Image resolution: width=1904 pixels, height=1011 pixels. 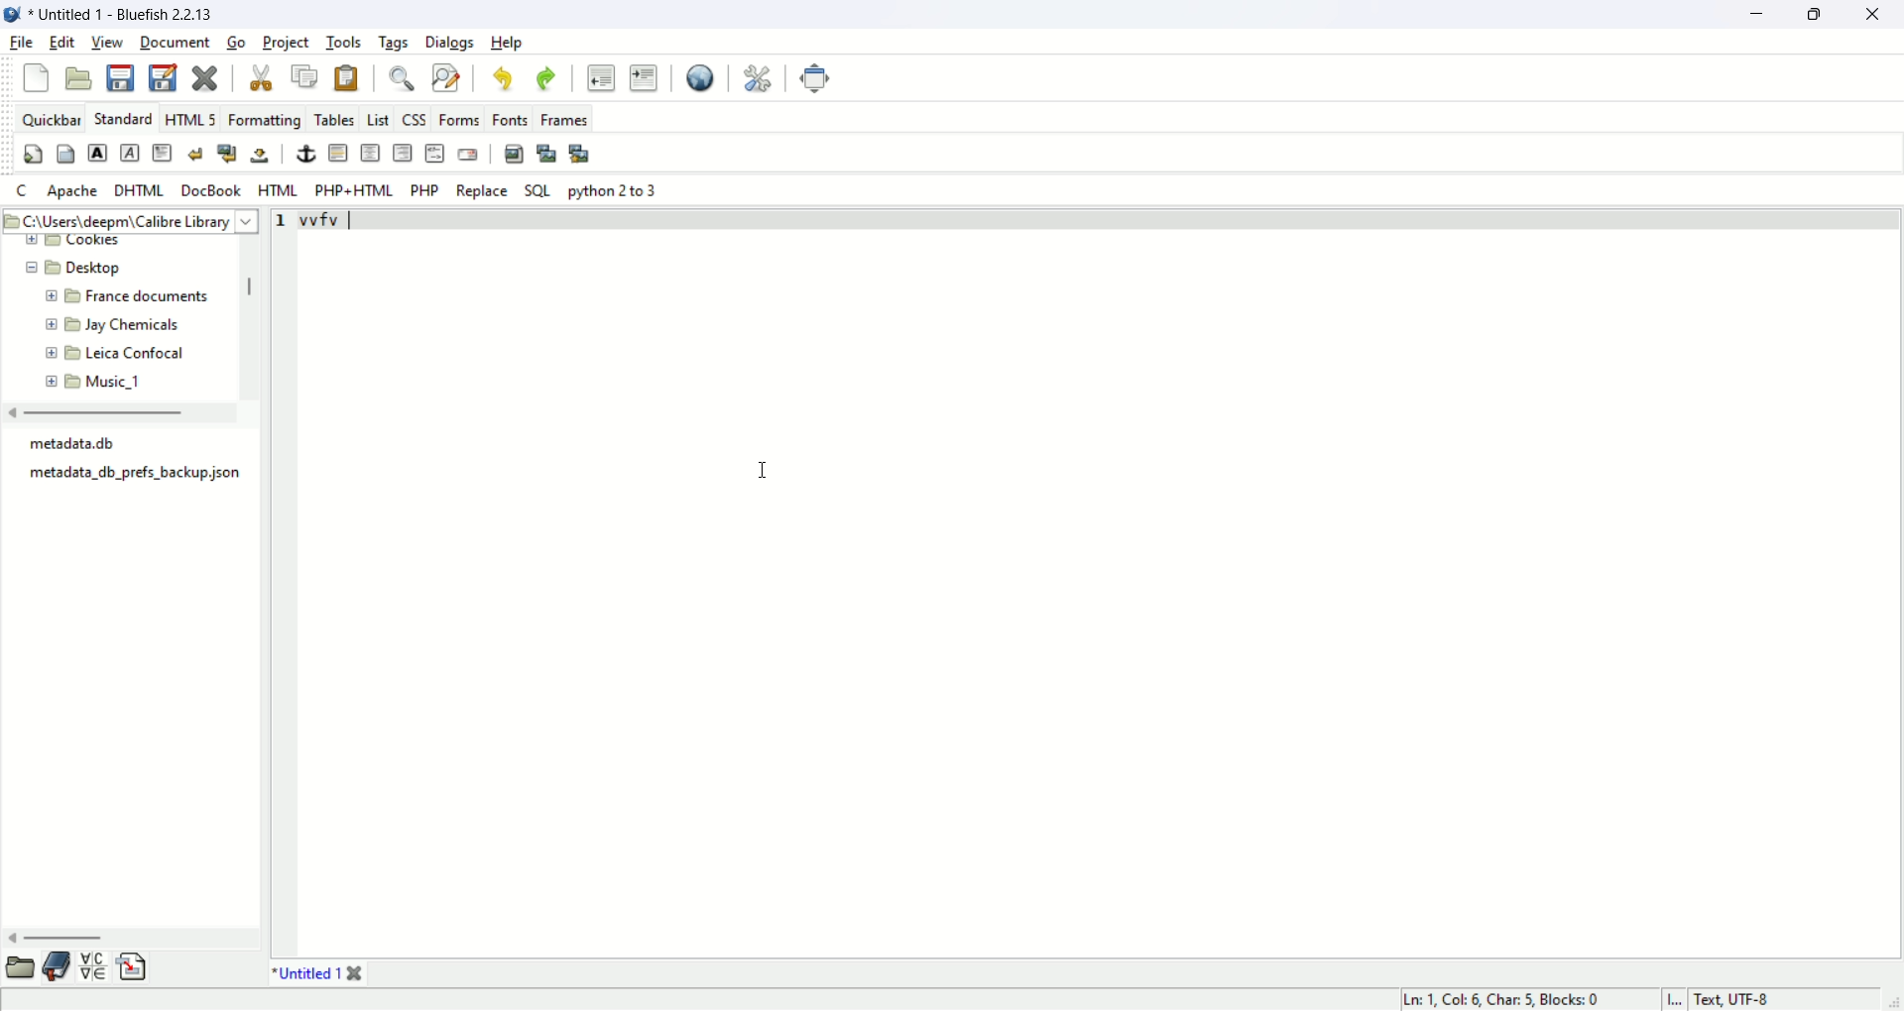 What do you see at coordinates (705, 79) in the screenshot?
I see `view in browser` at bounding box center [705, 79].